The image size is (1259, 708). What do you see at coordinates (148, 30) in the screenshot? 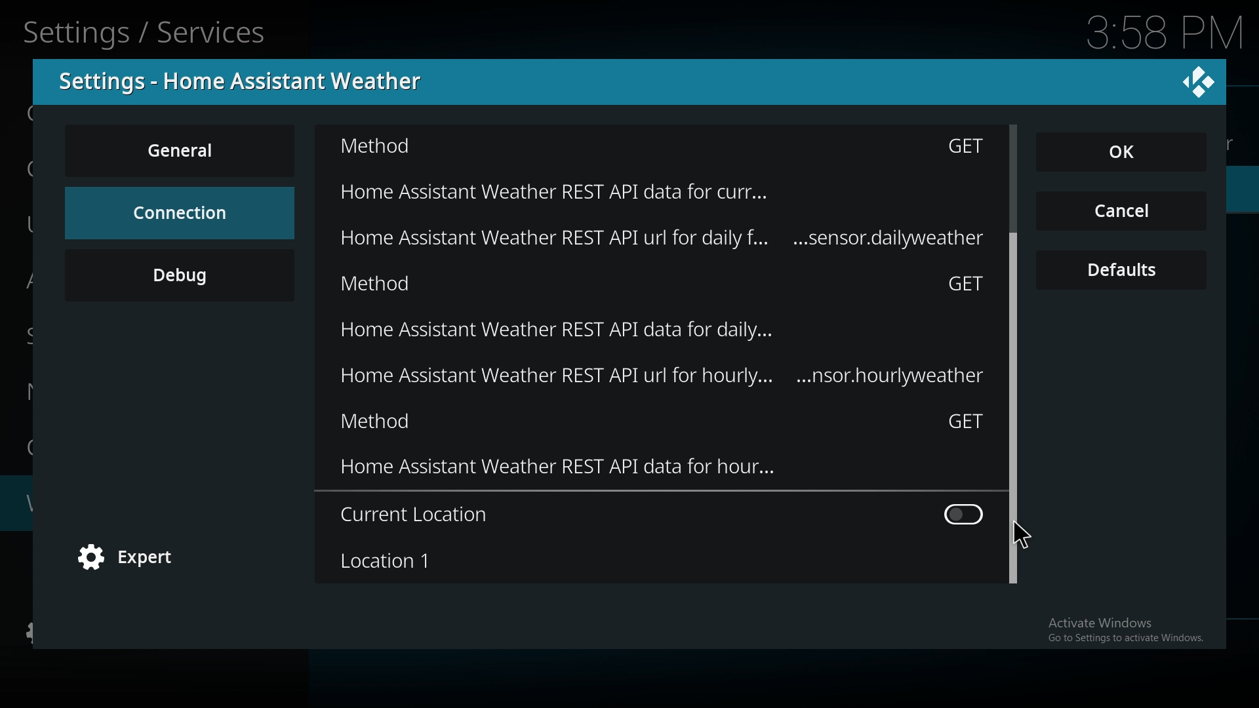
I see `Settings/Services` at bounding box center [148, 30].